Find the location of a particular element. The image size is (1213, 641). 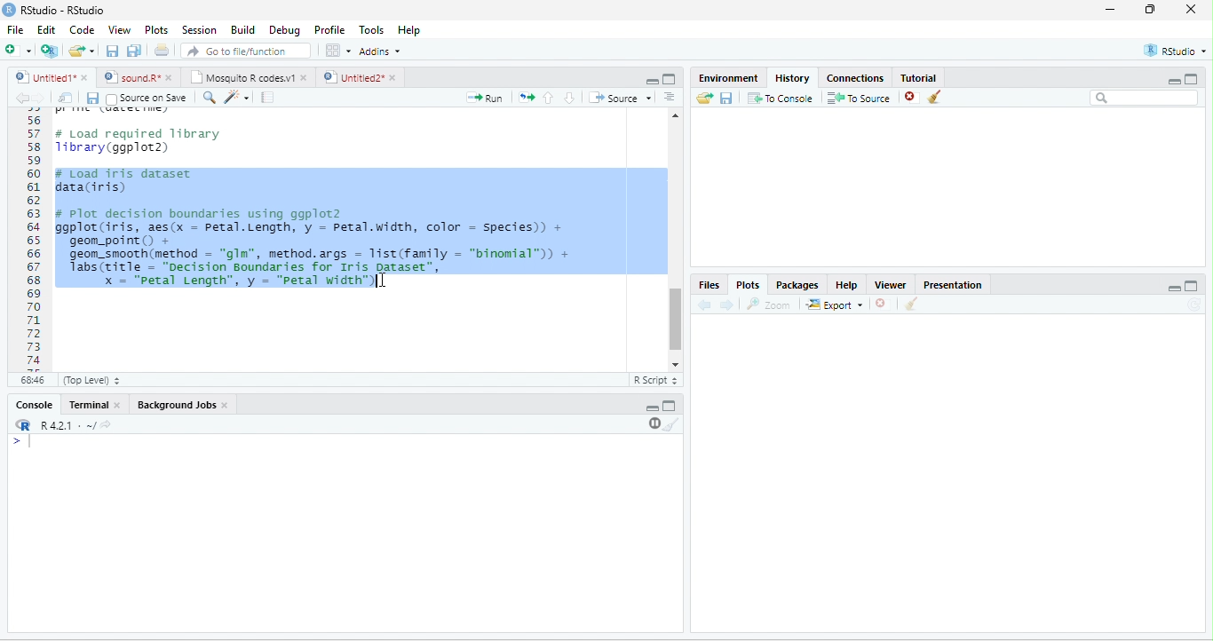

minimize is located at coordinates (1111, 9).